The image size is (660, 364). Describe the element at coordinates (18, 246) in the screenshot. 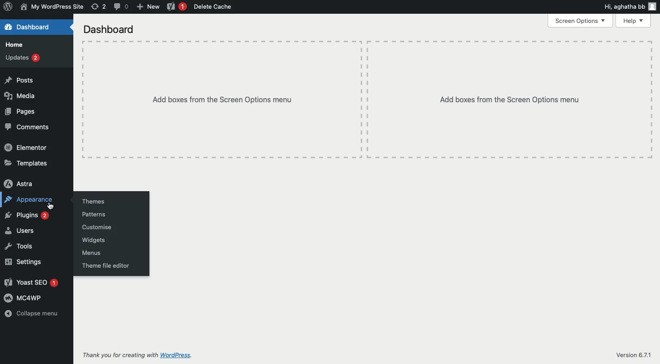

I see `Tools` at that location.